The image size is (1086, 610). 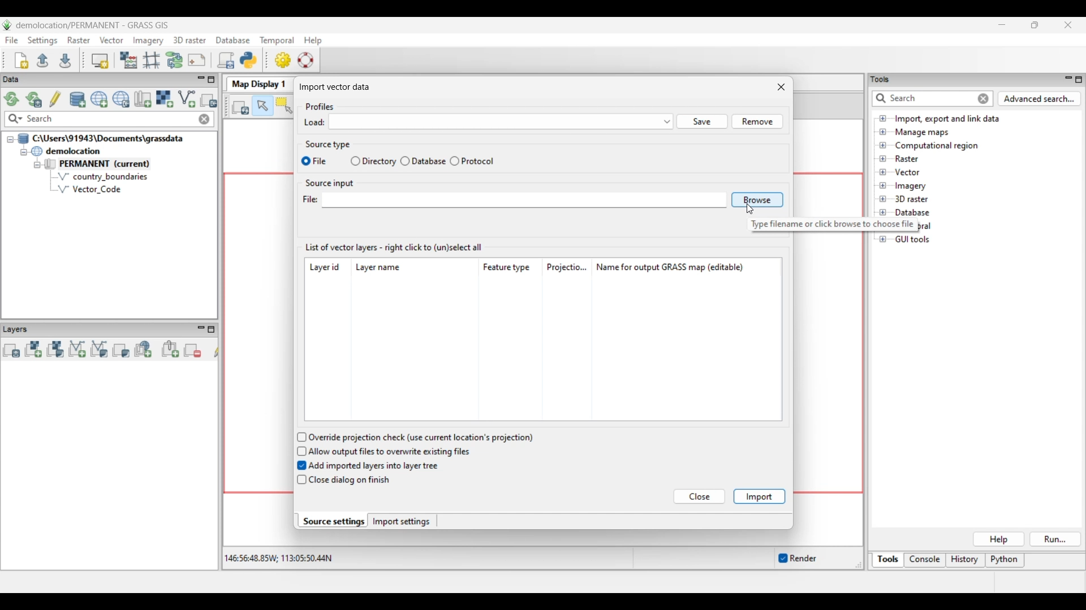 I want to click on Reload current GRASS mapset only, so click(x=34, y=99).